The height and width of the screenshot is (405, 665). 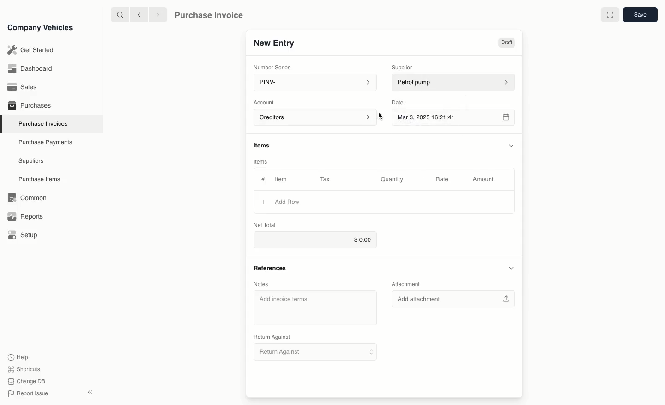 What do you see at coordinates (444, 118) in the screenshot?
I see `Mar 3, 2025 16:21:41` at bounding box center [444, 118].